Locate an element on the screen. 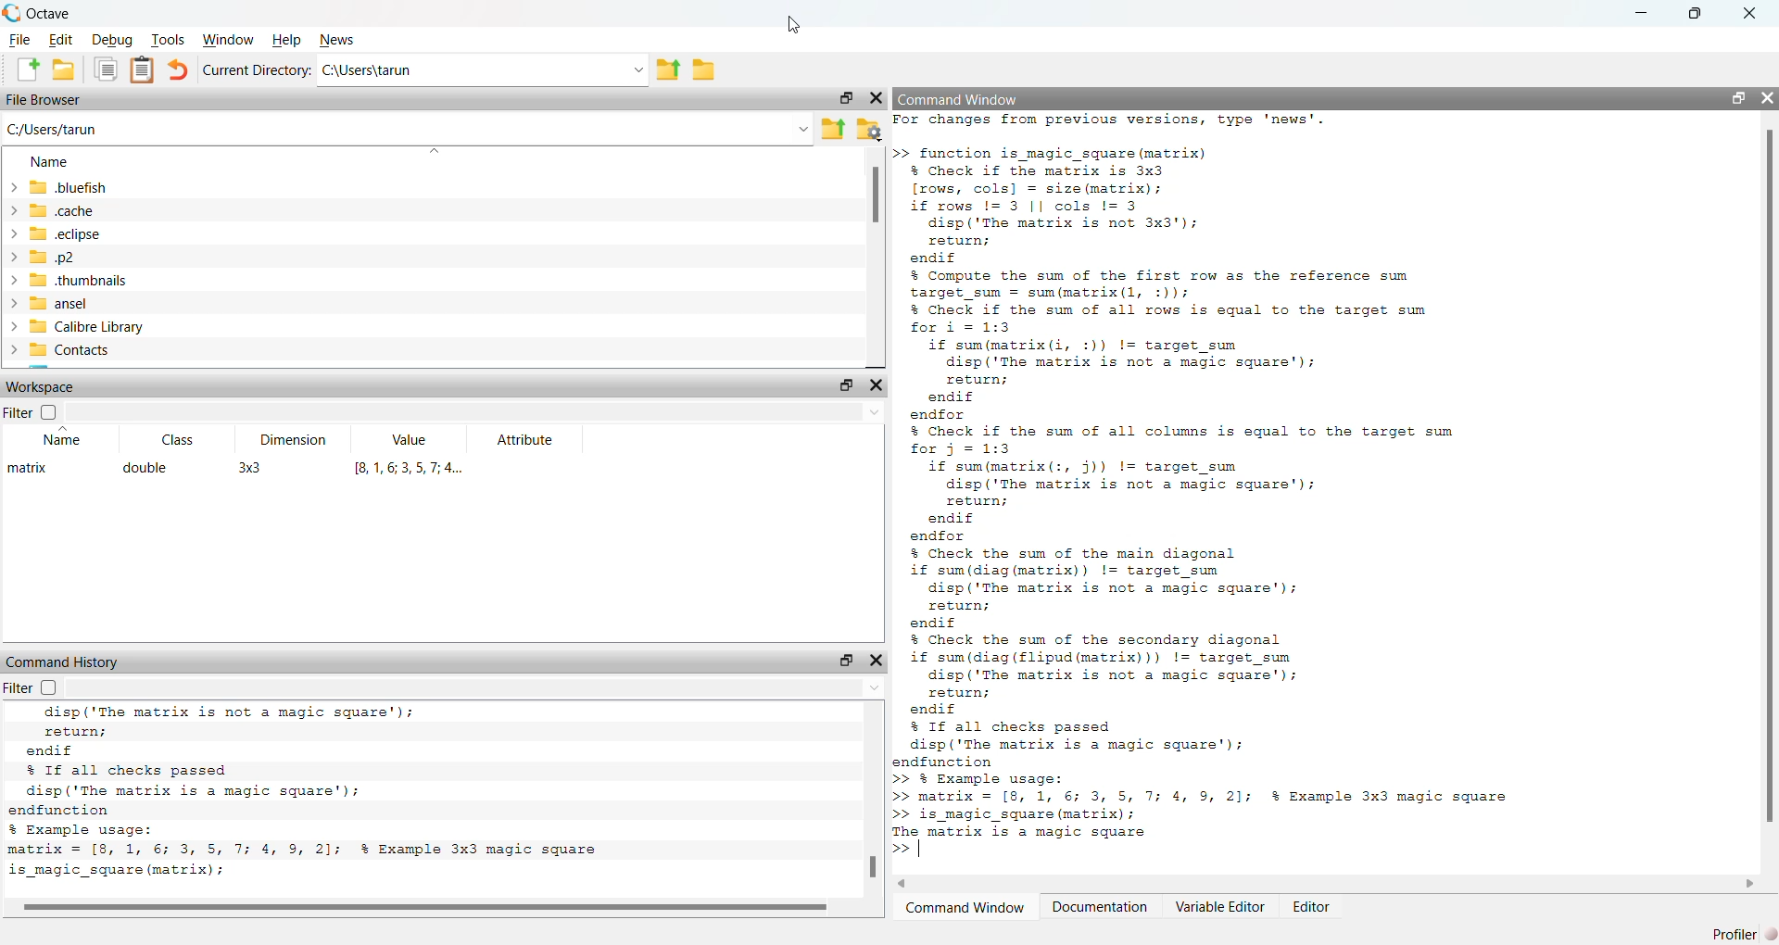  scroll bar is located at coordinates (874, 866).